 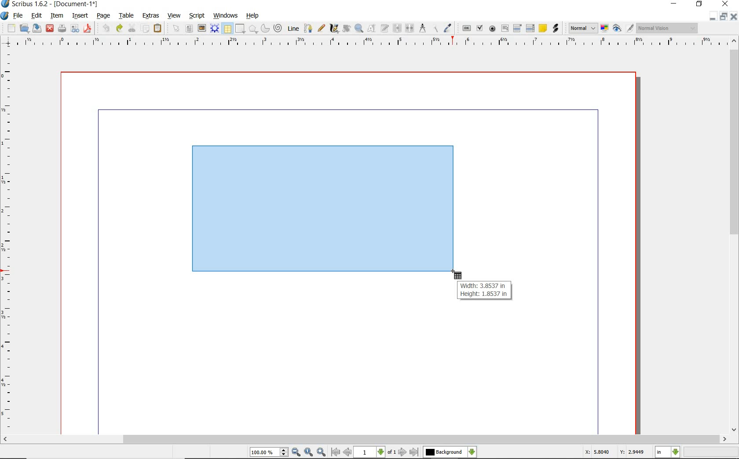 What do you see at coordinates (346, 29) in the screenshot?
I see `rotate item` at bounding box center [346, 29].